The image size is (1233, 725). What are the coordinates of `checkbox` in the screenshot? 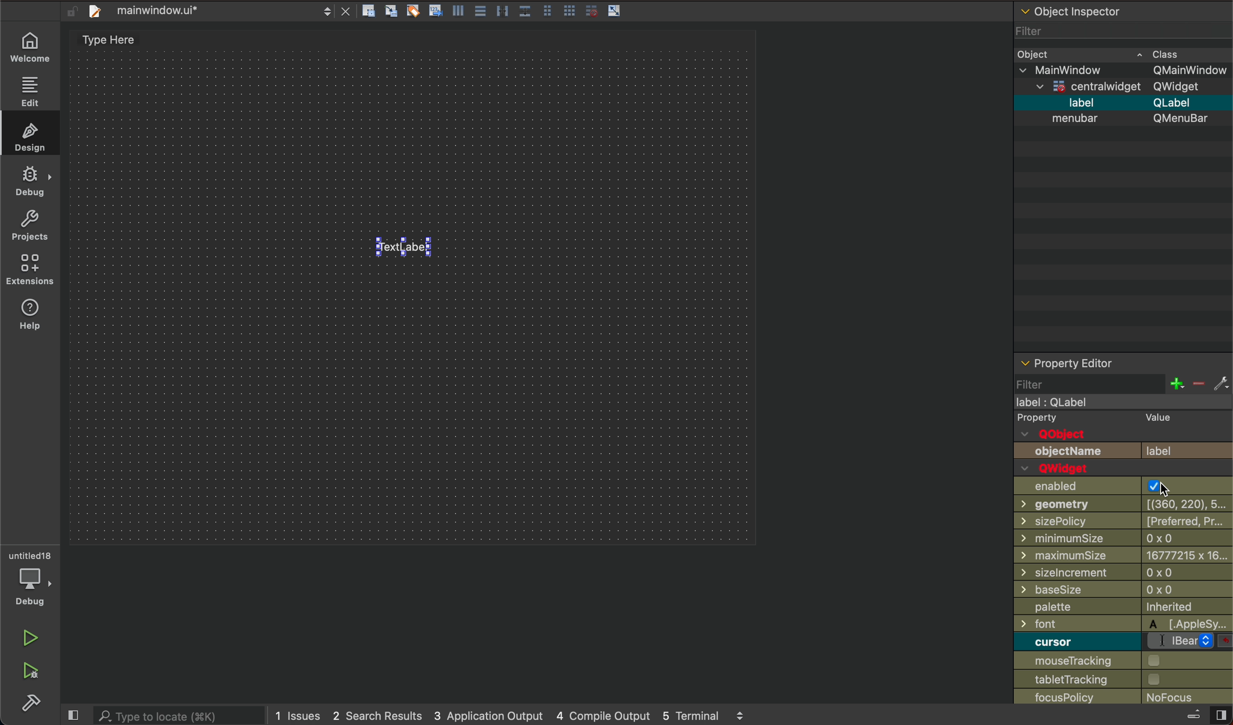 It's located at (1162, 661).